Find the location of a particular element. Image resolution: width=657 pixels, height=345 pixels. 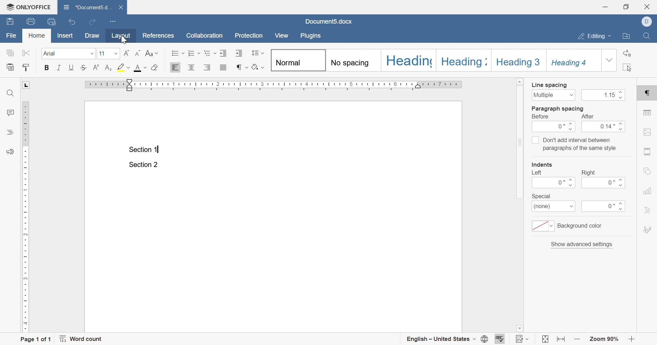

layout is located at coordinates (120, 37).